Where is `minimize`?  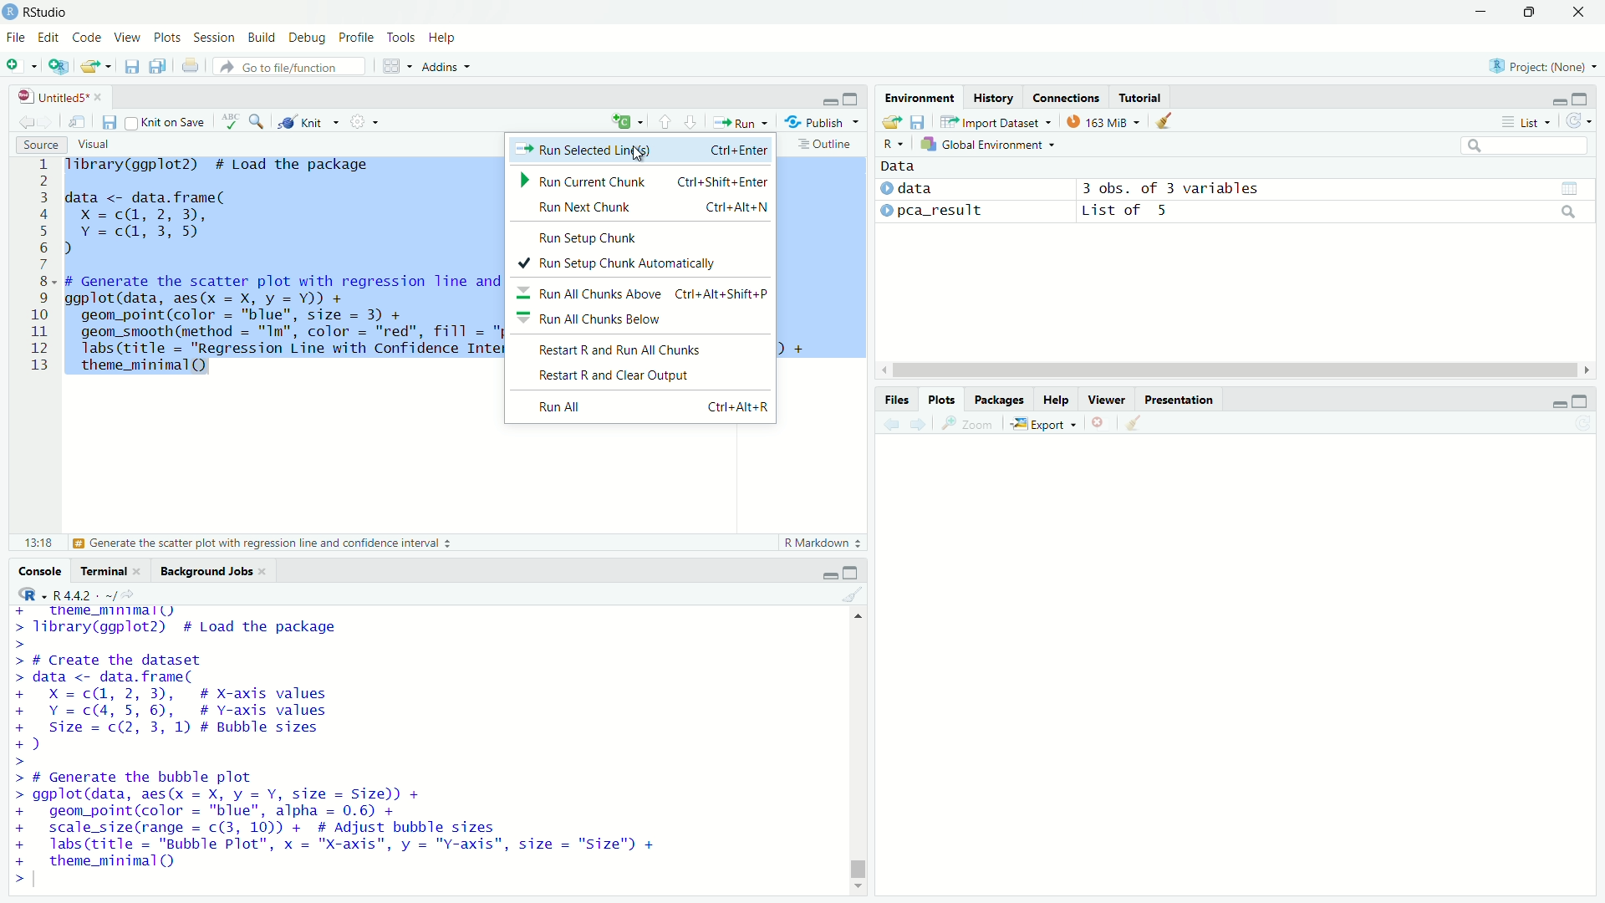
minimize is located at coordinates (1557, 100).